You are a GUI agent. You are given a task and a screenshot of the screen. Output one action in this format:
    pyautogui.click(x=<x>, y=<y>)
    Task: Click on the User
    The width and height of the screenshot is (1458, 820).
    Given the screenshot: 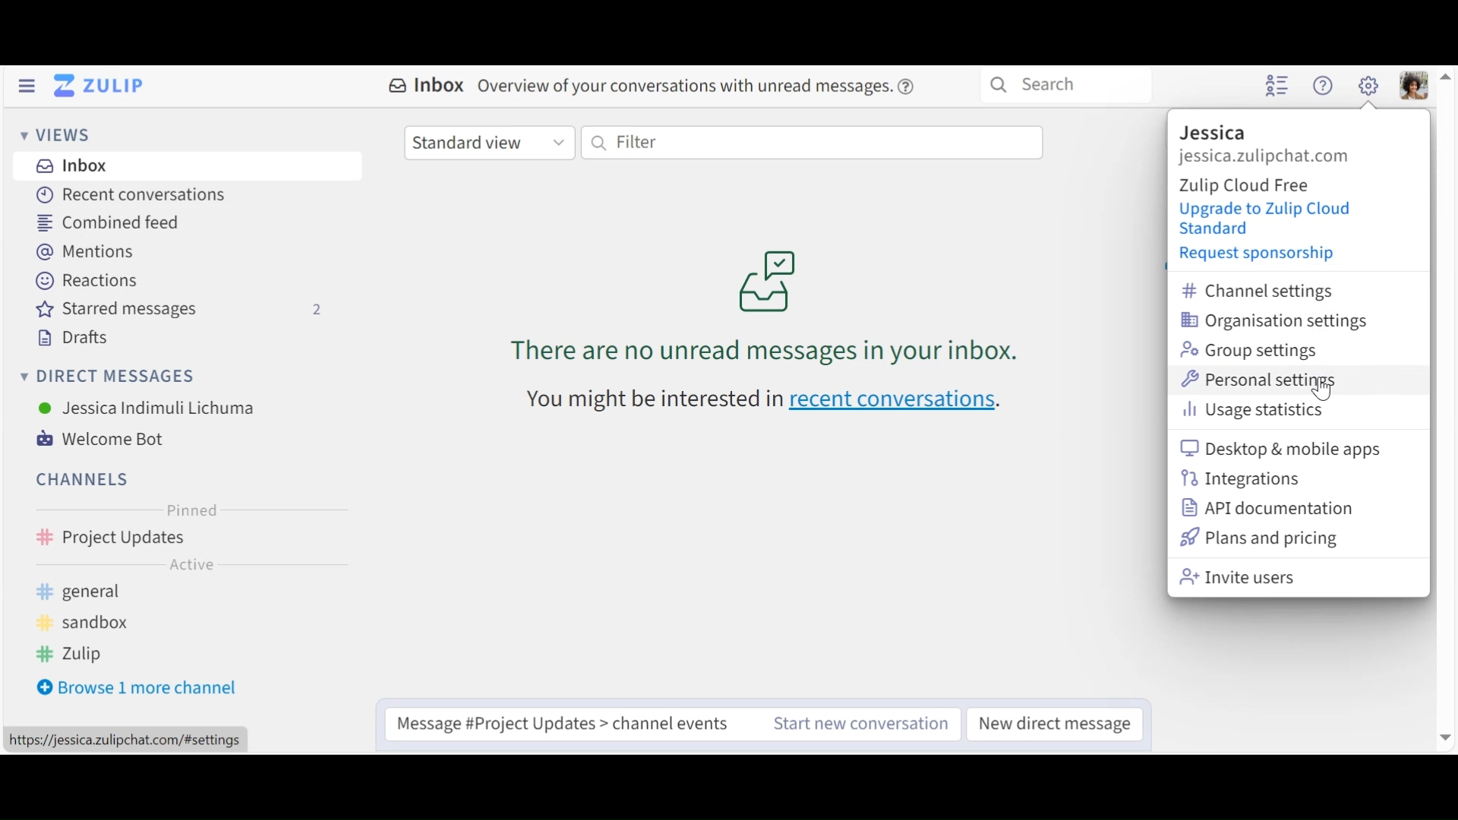 What is the action you would take?
    pyautogui.click(x=144, y=409)
    